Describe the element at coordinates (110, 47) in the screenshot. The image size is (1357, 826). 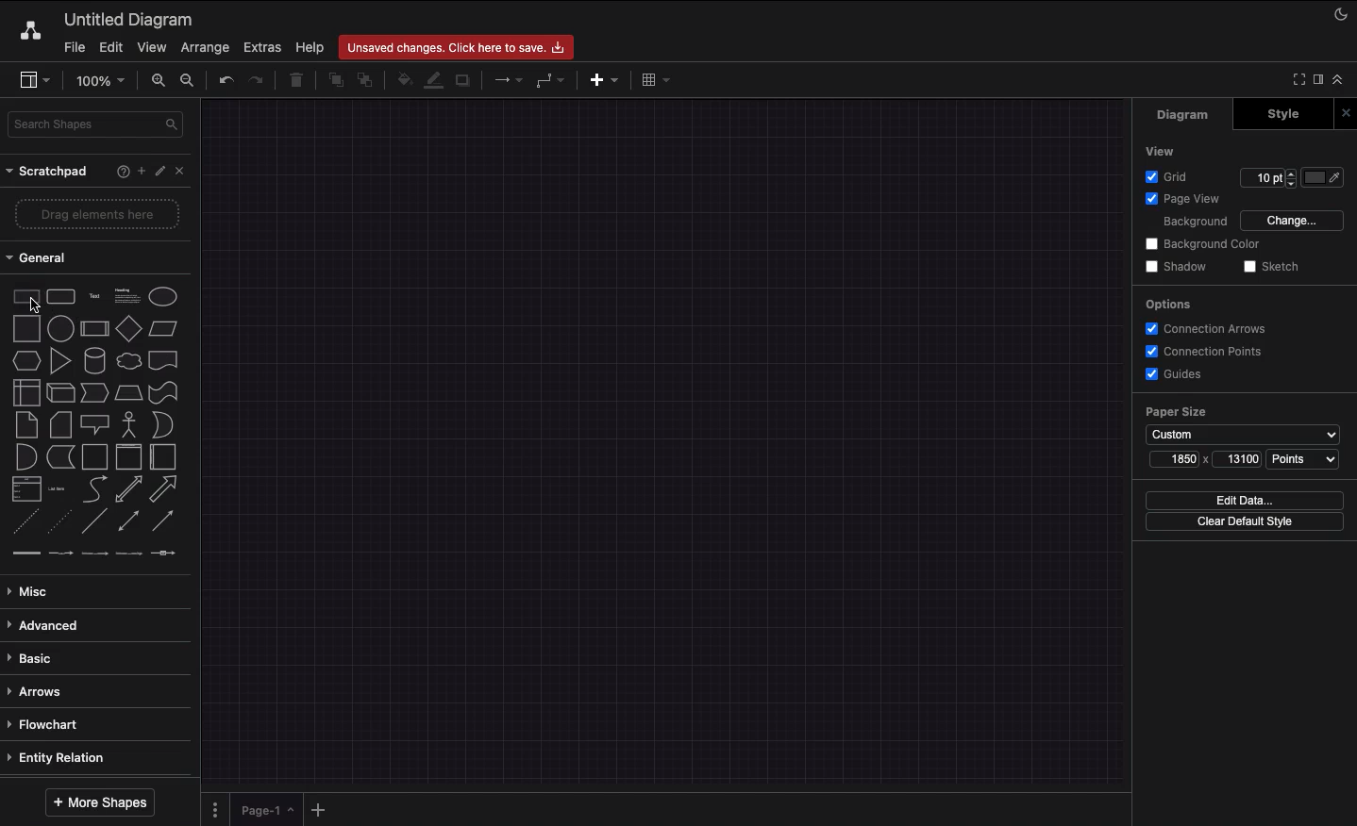
I see `Edit` at that location.